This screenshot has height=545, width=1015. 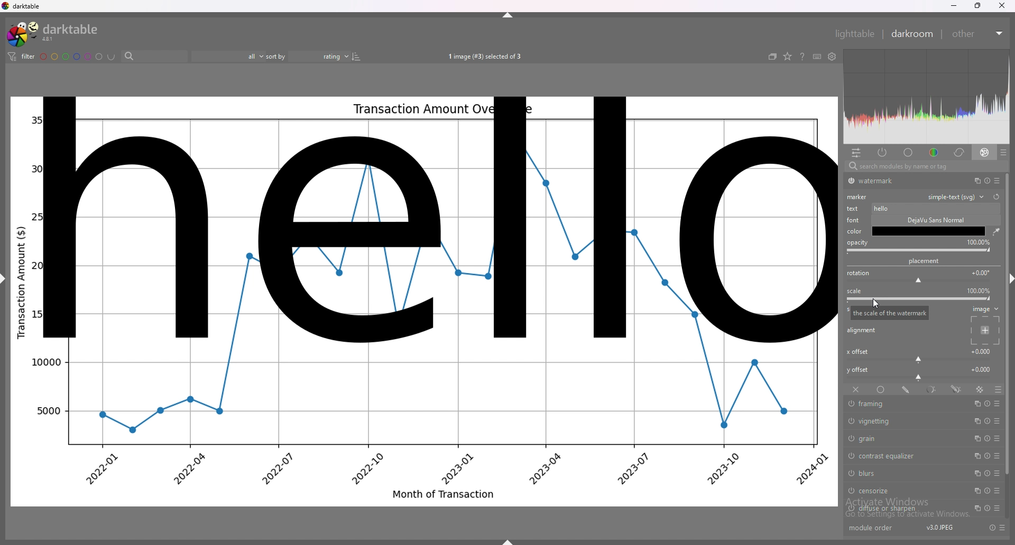 I want to click on switch off, so click(x=851, y=474).